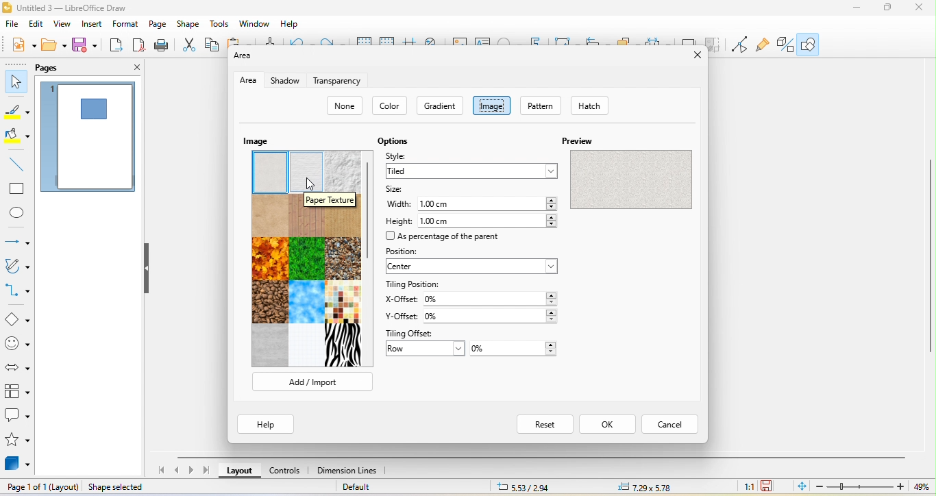 The width and height of the screenshot is (936, 496). Describe the element at coordinates (18, 137) in the screenshot. I see `fill color` at that location.